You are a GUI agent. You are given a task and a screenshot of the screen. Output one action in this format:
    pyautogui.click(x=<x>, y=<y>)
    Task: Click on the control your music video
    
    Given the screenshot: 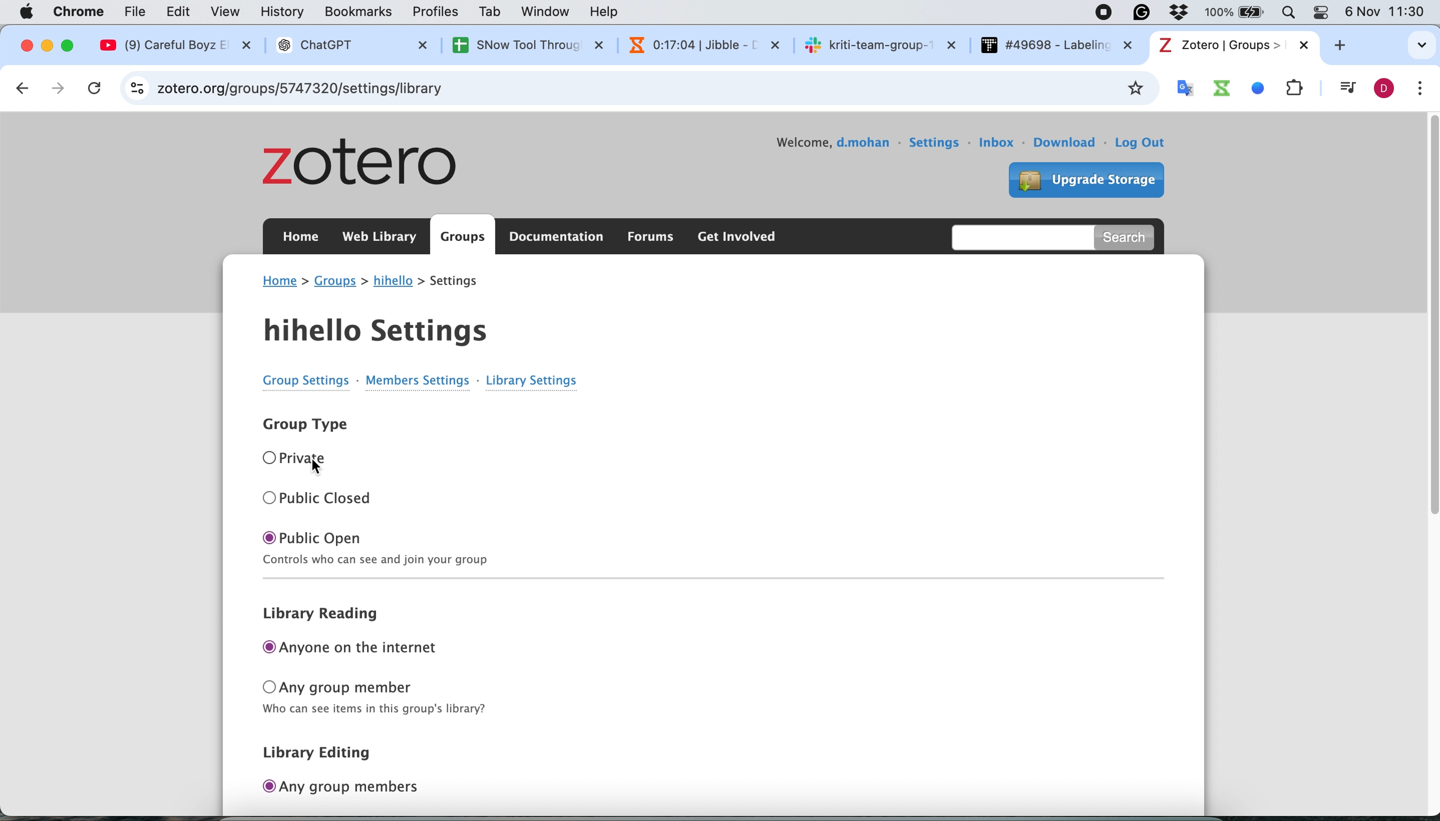 What is the action you would take?
    pyautogui.click(x=1344, y=89)
    